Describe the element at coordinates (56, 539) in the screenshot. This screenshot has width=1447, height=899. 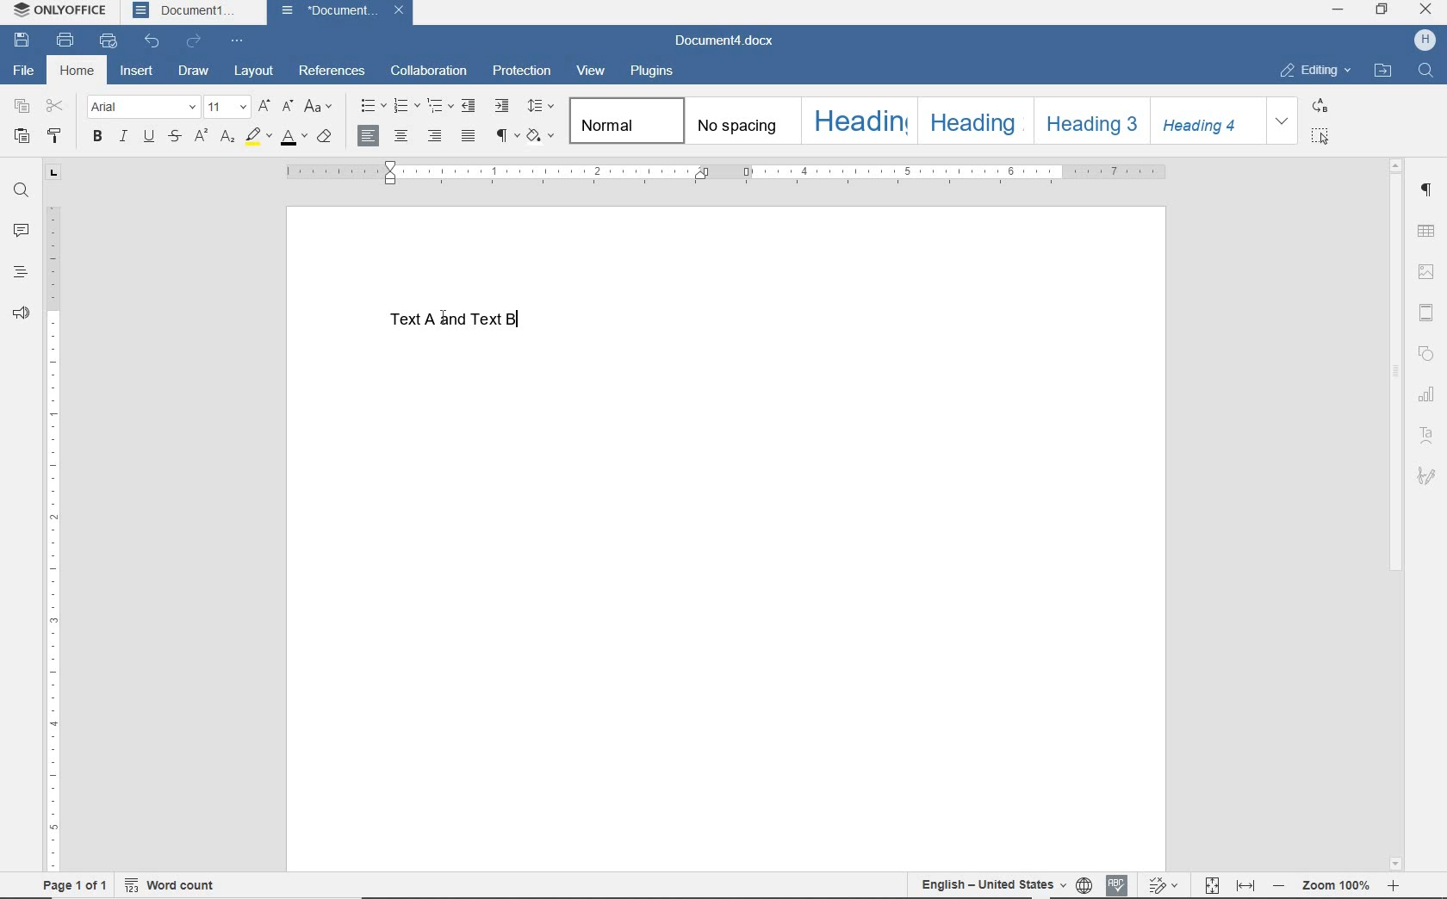
I see `RULER` at that location.